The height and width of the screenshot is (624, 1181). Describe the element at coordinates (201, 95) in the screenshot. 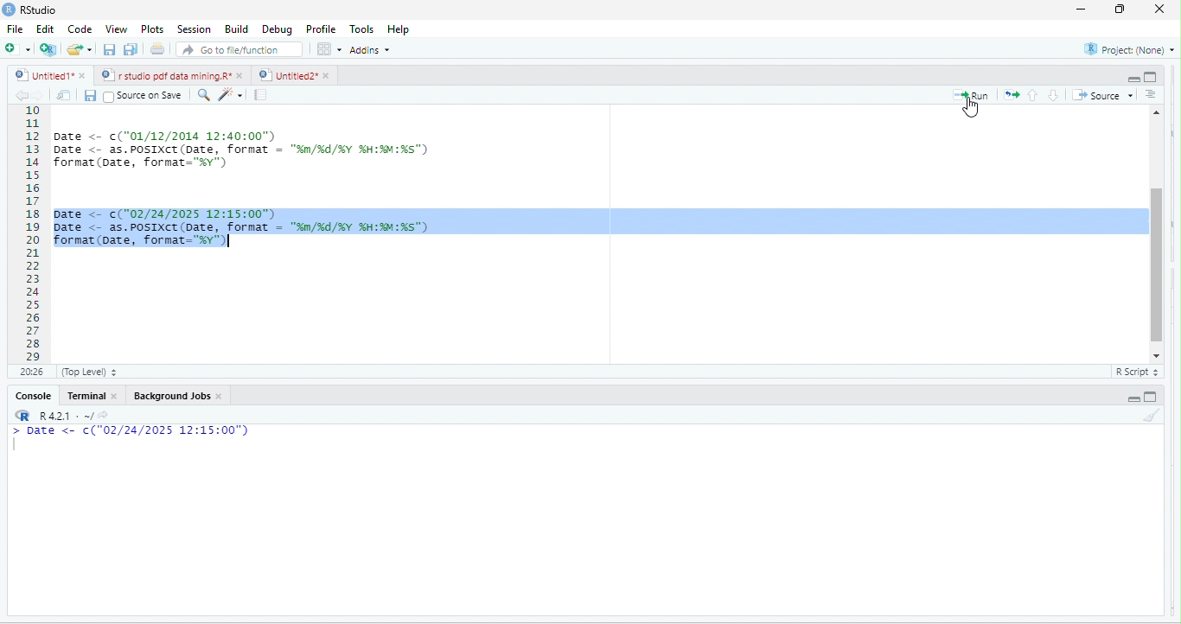

I see `find/ replace` at that location.